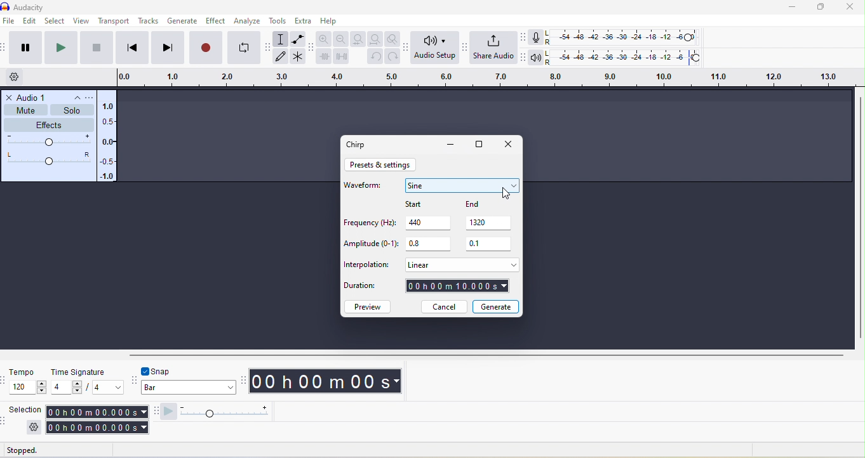 The image size is (865, 458). What do you see at coordinates (6, 420) in the screenshot?
I see `audacity selection toolbar` at bounding box center [6, 420].